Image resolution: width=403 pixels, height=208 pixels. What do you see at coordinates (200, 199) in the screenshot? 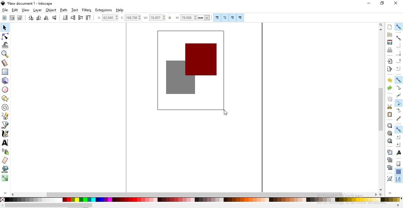
I see `color` at bounding box center [200, 199].